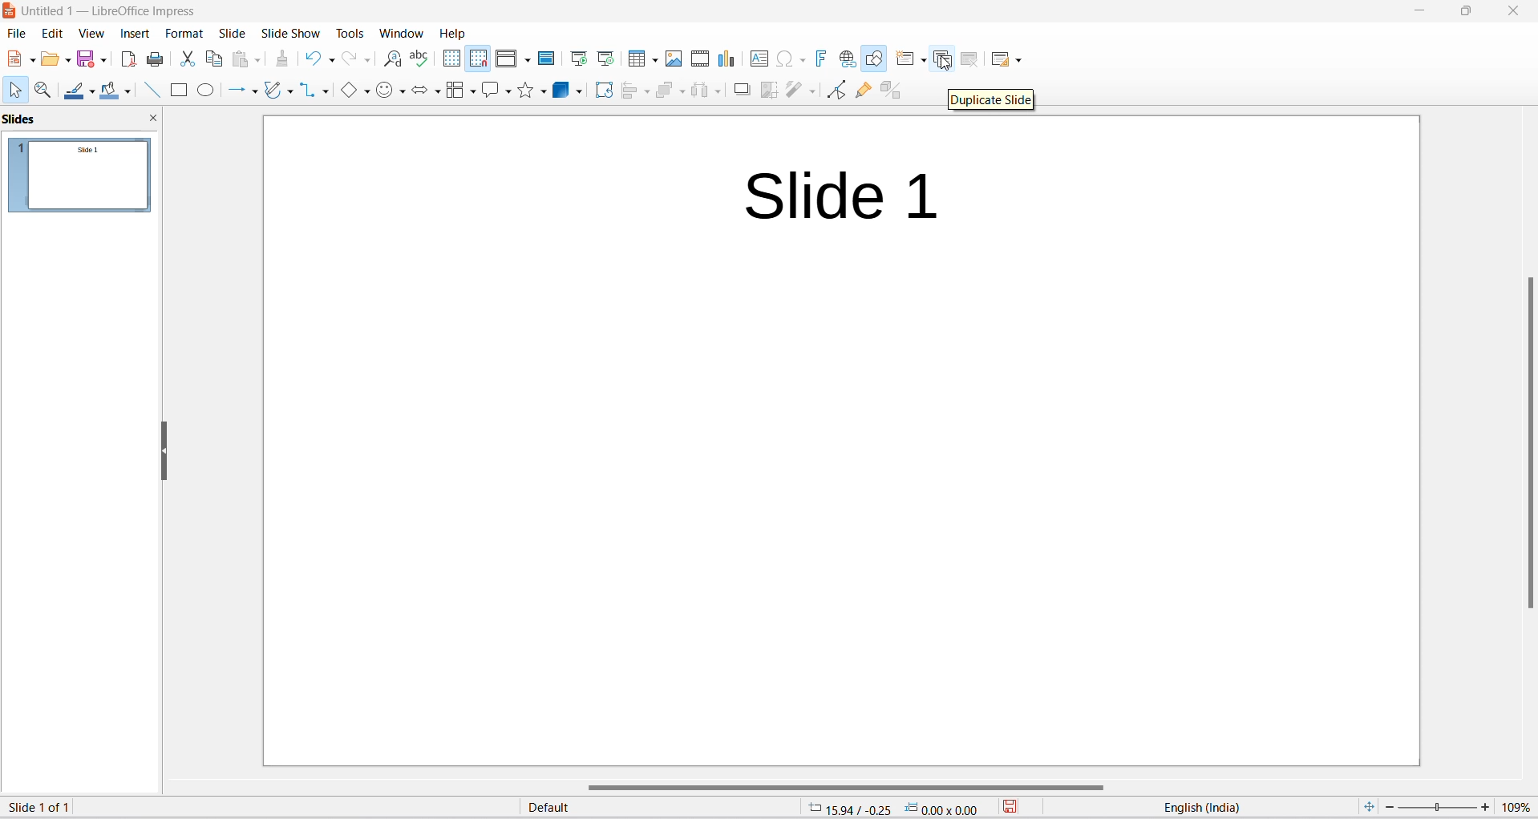 The width and height of the screenshot is (1538, 819). Describe the element at coordinates (971, 58) in the screenshot. I see `delete slide` at that location.